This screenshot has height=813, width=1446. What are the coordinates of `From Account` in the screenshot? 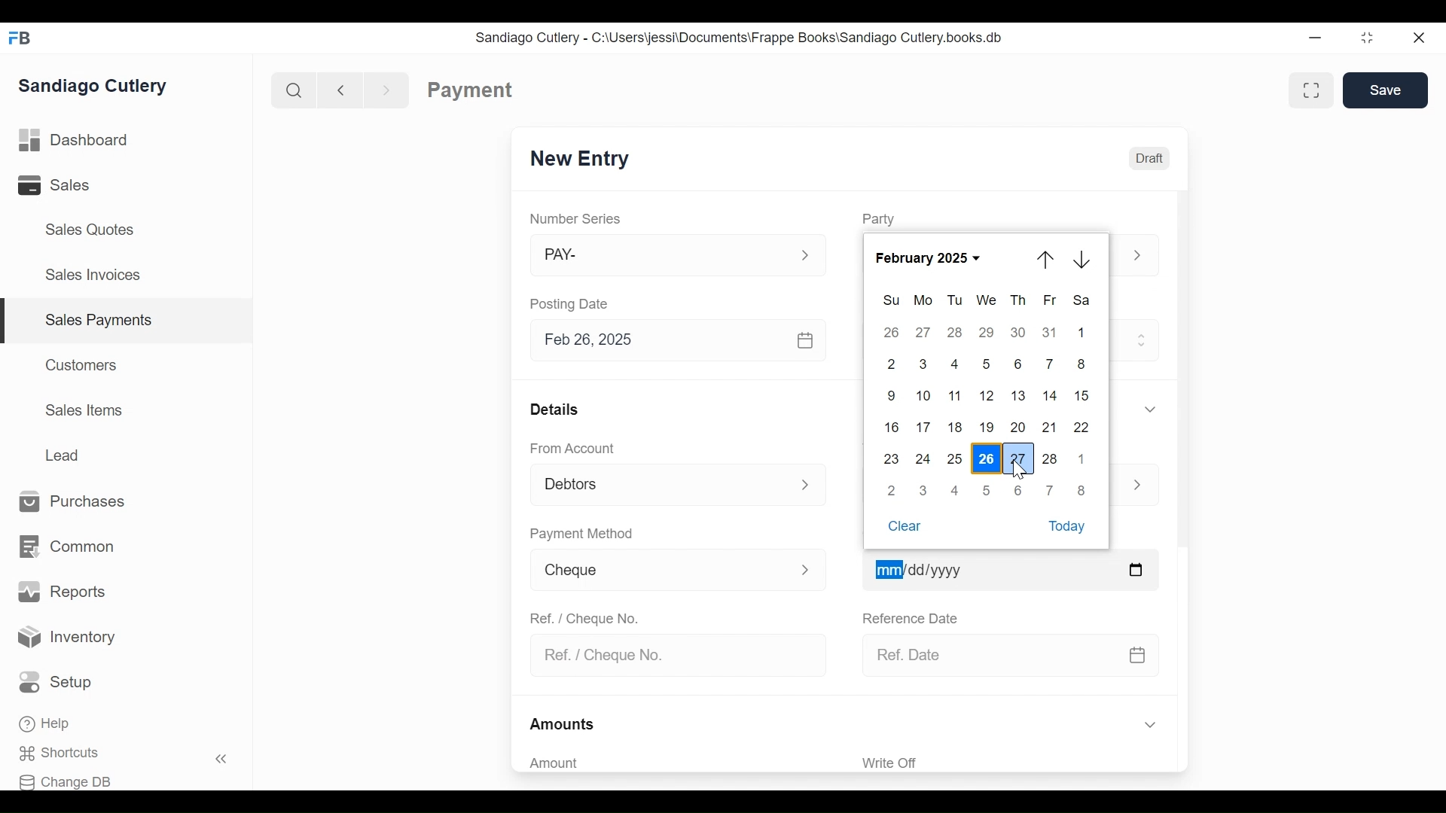 It's located at (574, 449).